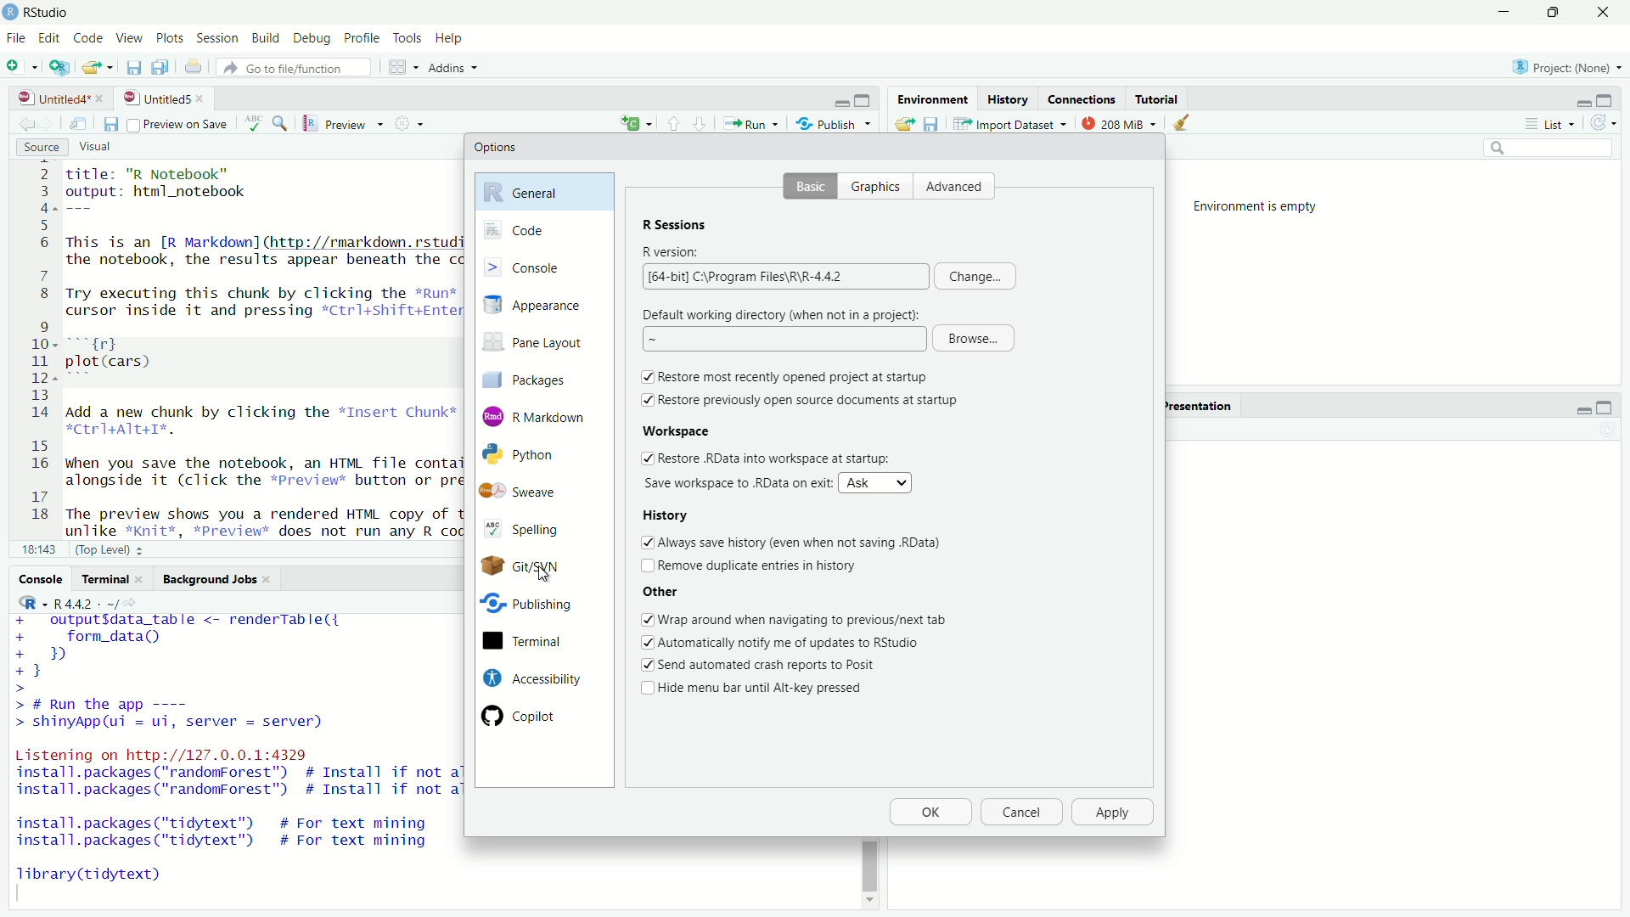 This screenshot has width=1630, height=917. I want to click on minimize, so click(1582, 102).